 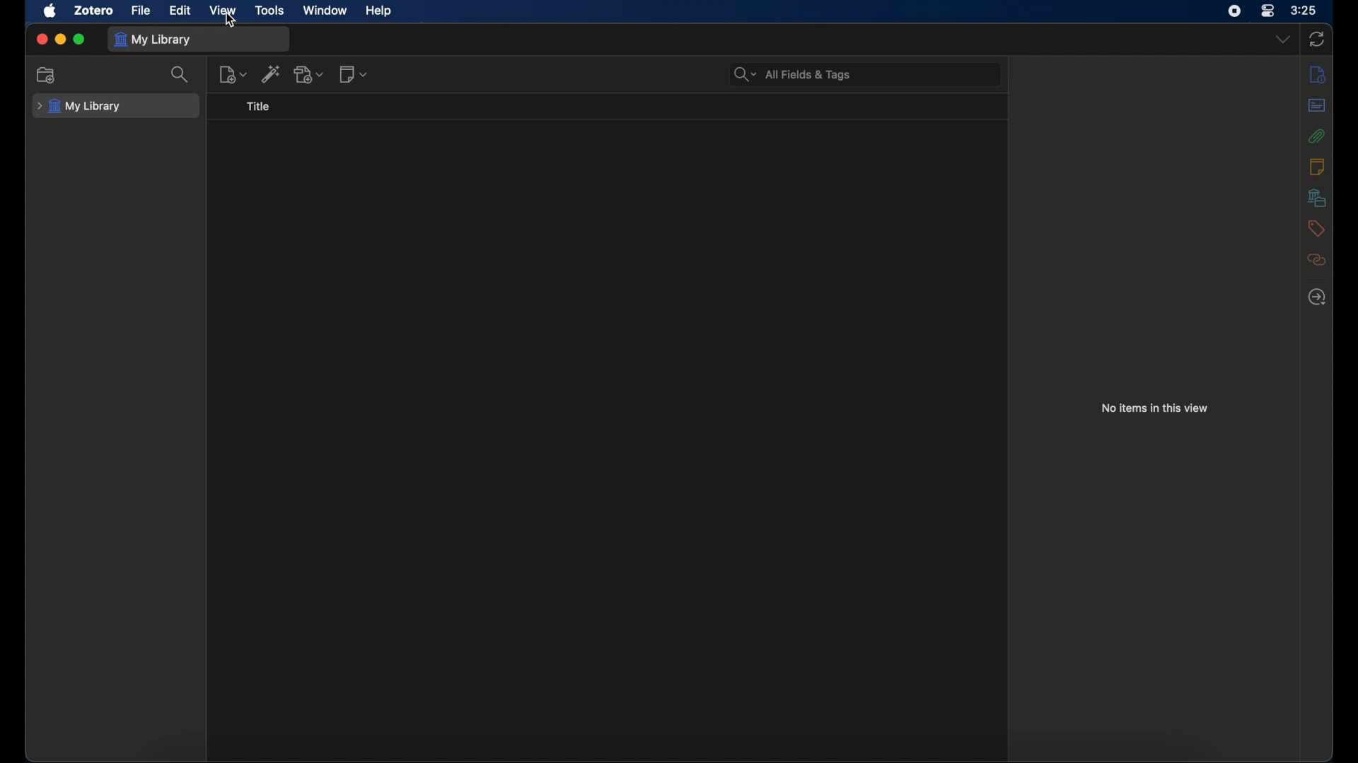 I want to click on add item b y identifier, so click(x=271, y=73).